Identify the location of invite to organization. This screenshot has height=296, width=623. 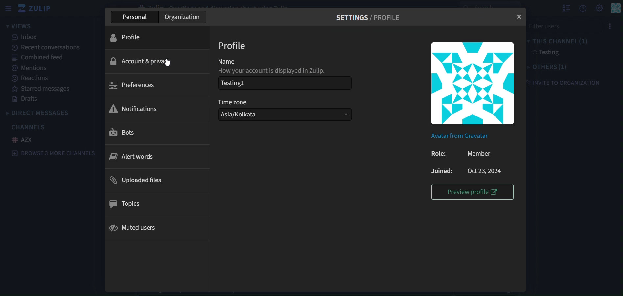
(565, 83).